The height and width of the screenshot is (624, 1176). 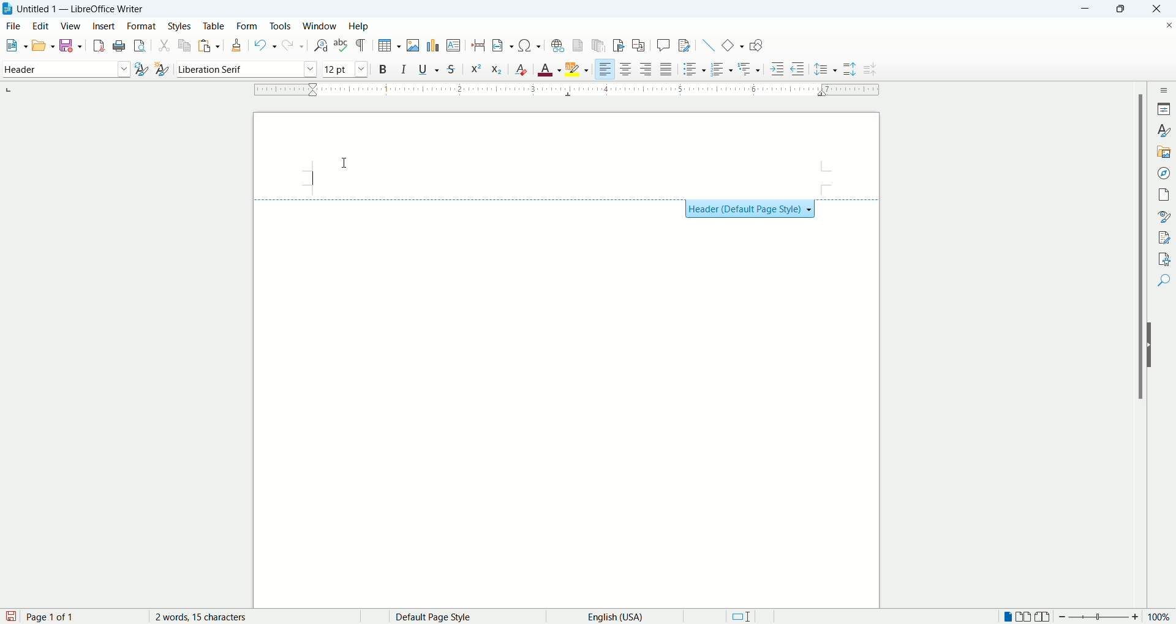 What do you see at coordinates (777, 69) in the screenshot?
I see `increase indent` at bounding box center [777, 69].